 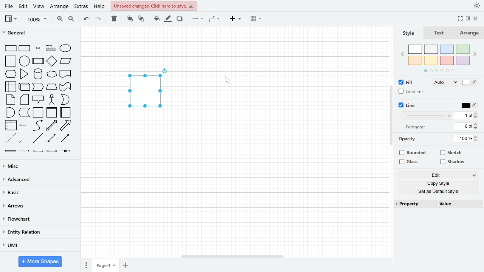 I want to click on fill style, so click(x=445, y=83).